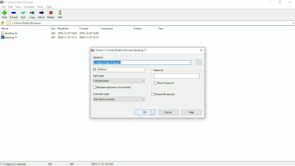 This screenshot has height=166, width=295. Describe the element at coordinates (280, 2) in the screenshot. I see `Restore down` at that location.